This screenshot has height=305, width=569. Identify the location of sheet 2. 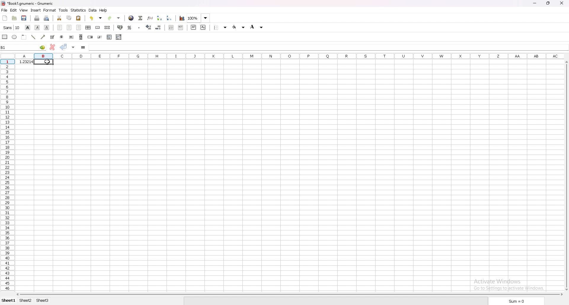
(26, 301).